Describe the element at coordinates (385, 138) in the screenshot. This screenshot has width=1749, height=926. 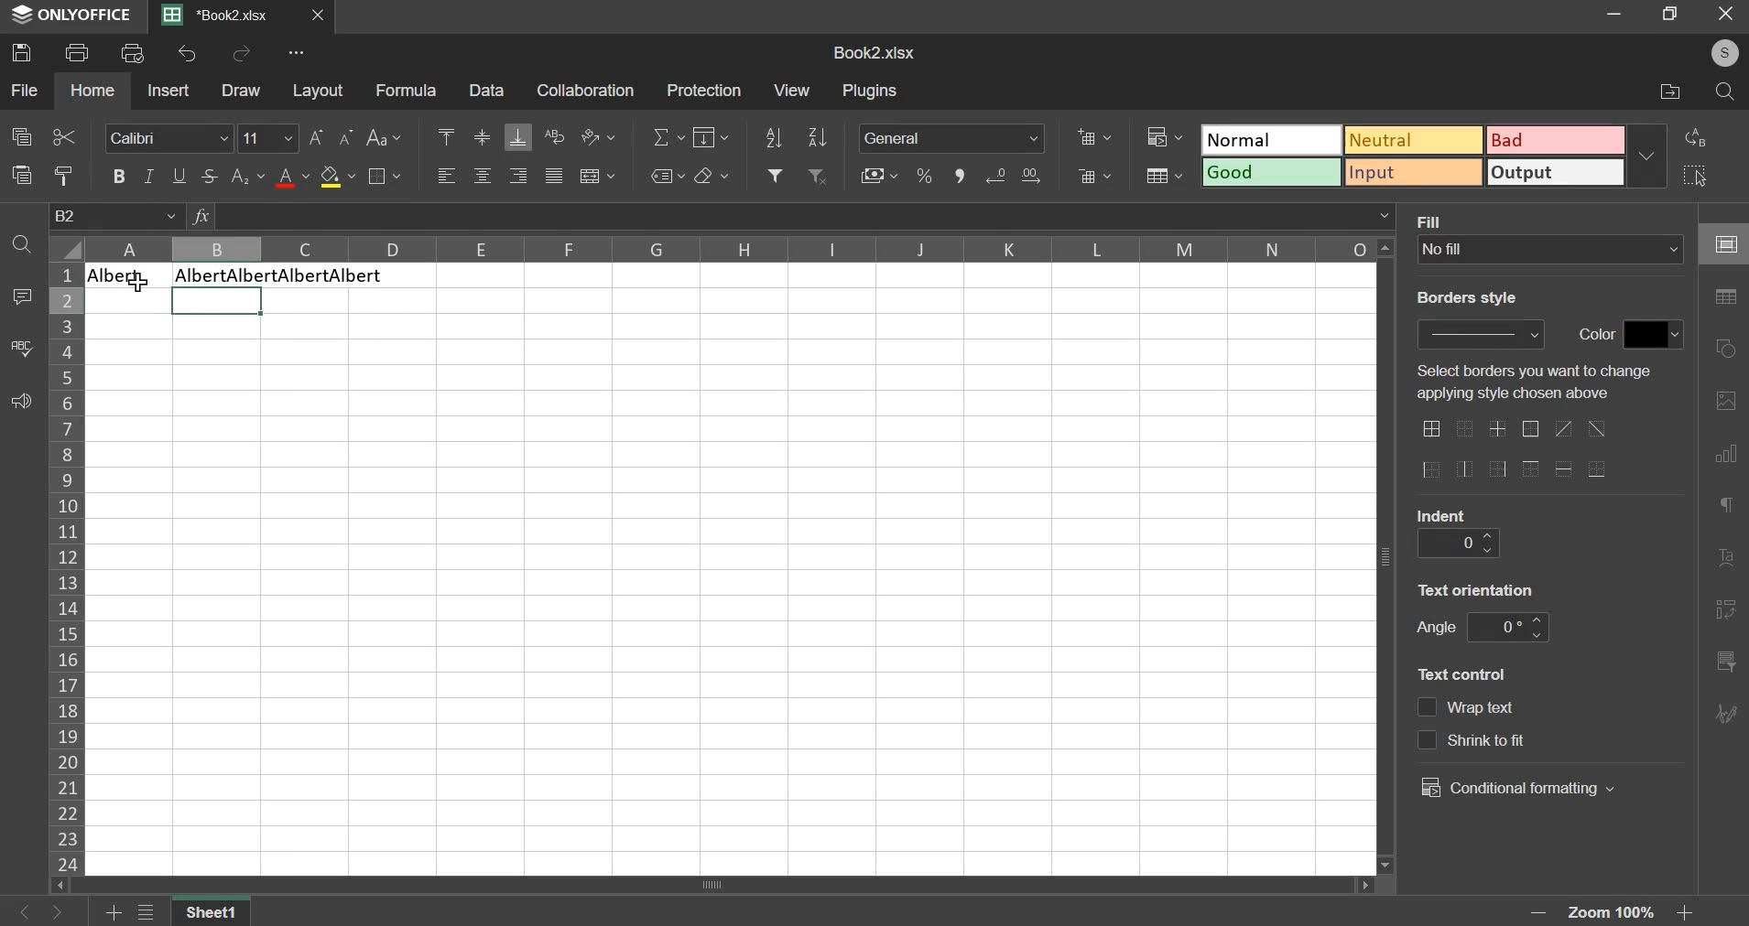
I see `change case` at that location.